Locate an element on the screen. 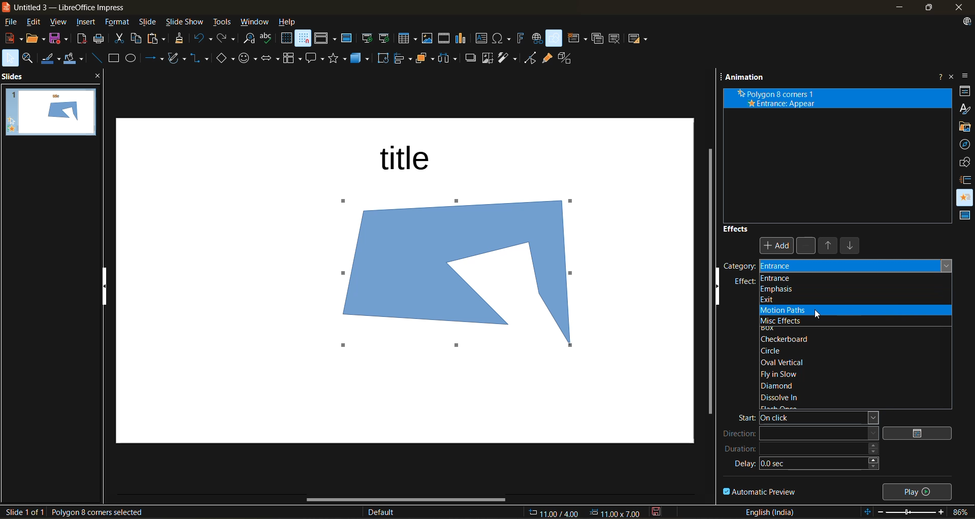 Image resolution: width=975 pixels, height=519 pixels. insert fontwork text is located at coordinates (519, 39).